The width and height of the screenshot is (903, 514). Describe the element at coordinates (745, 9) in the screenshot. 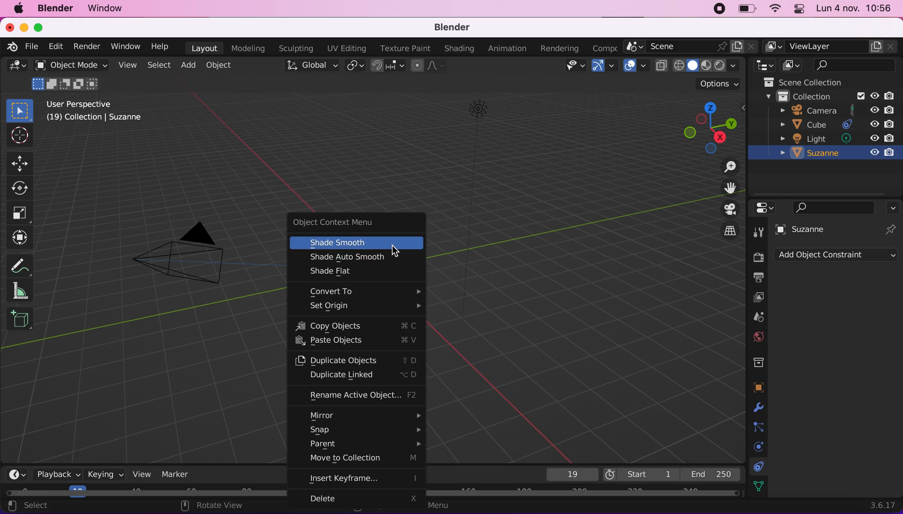

I see `battery` at that location.